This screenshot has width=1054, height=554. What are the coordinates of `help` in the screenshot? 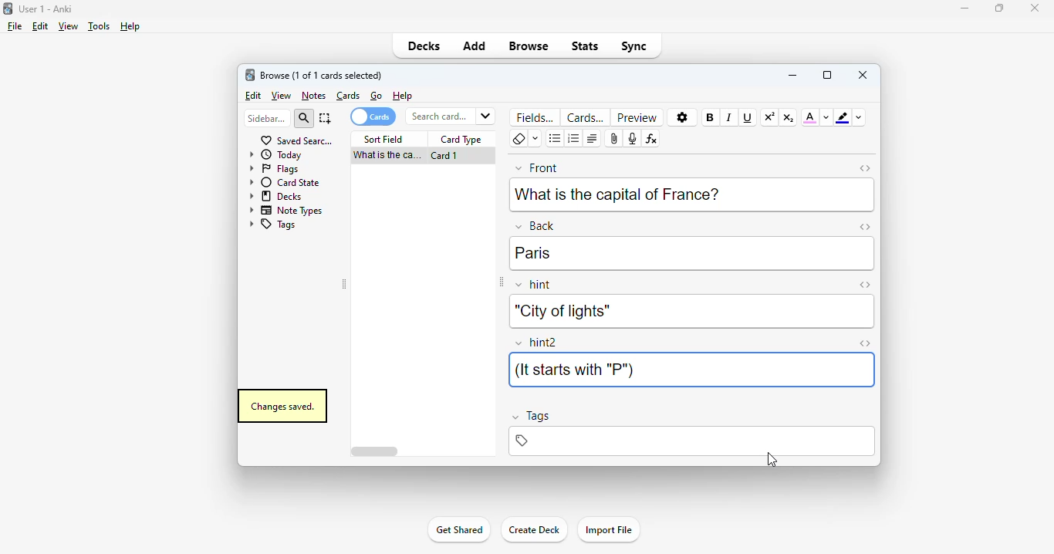 It's located at (403, 96).